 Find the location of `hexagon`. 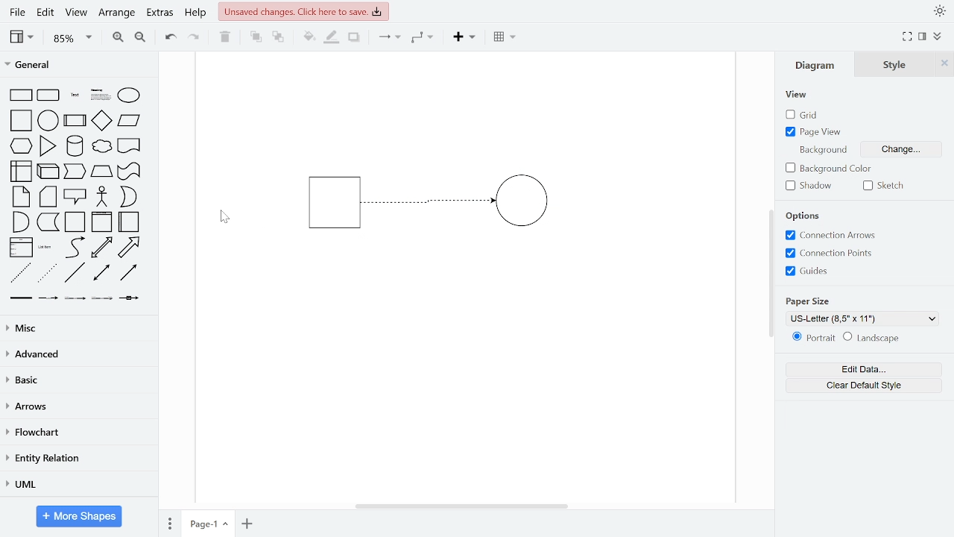

hexagon is located at coordinates (24, 147).